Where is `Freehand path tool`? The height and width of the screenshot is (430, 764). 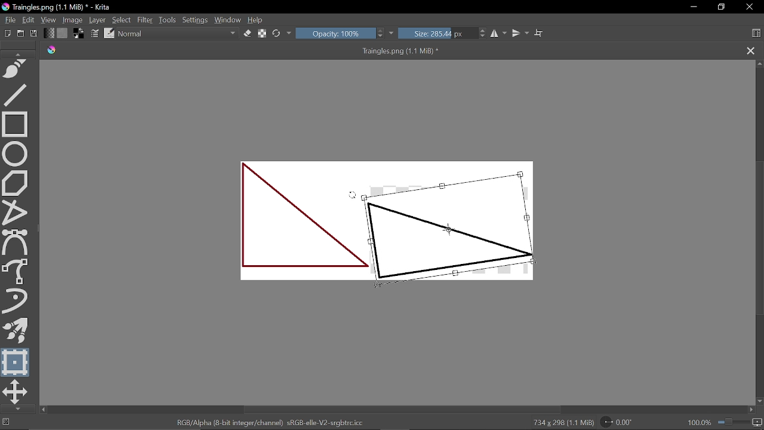
Freehand path tool is located at coordinates (17, 70).